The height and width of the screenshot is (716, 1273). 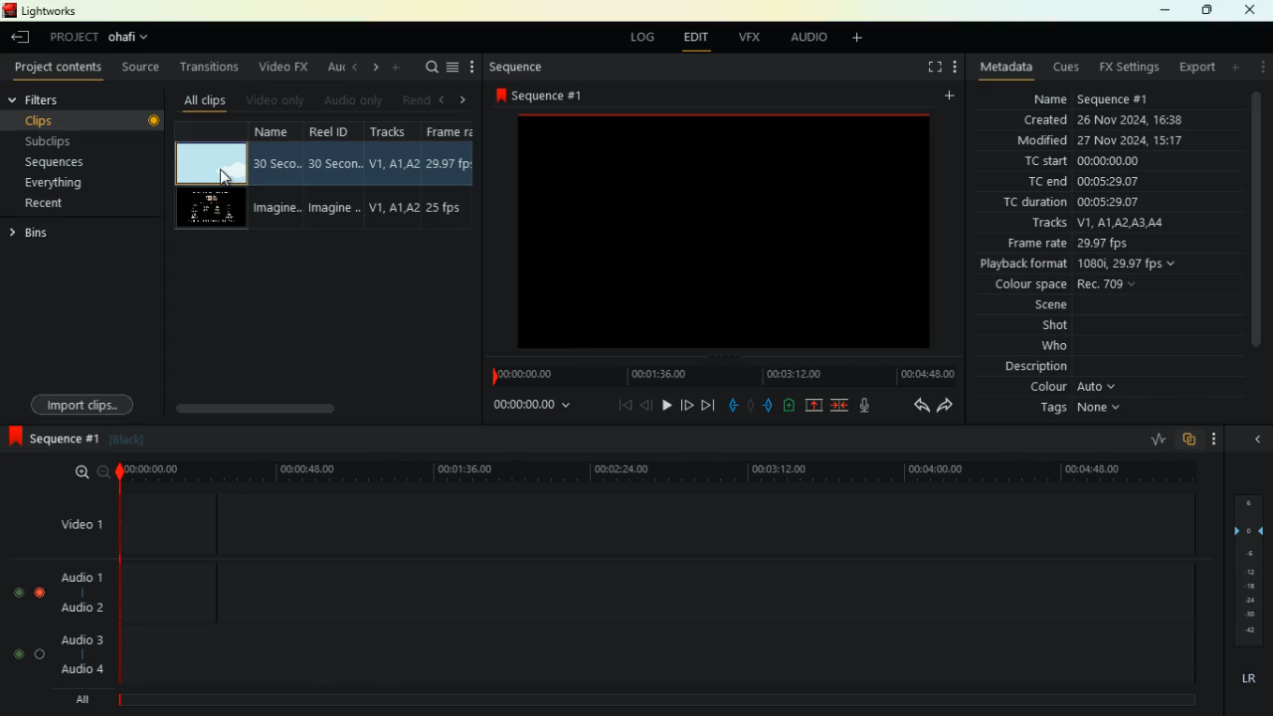 What do you see at coordinates (1151, 441) in the screenshot?
I see `rate` at bounding box center [1151, 441].